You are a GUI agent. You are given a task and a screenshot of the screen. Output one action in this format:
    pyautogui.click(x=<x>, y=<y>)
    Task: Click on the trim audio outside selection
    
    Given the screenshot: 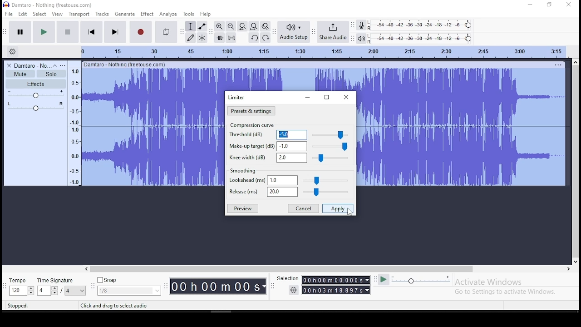 What is the action you would take?
    pyautogui.click(x=219, y=37)
    